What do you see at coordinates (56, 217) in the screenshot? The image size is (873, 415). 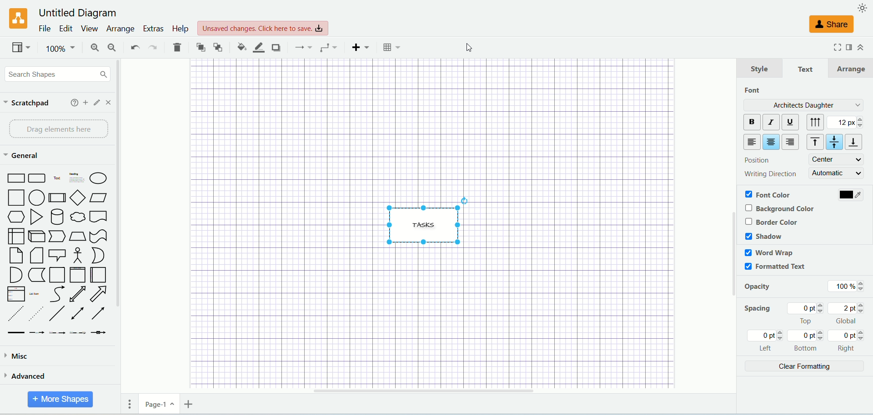 I see `Cylinder` at bounding box center [56, 217].